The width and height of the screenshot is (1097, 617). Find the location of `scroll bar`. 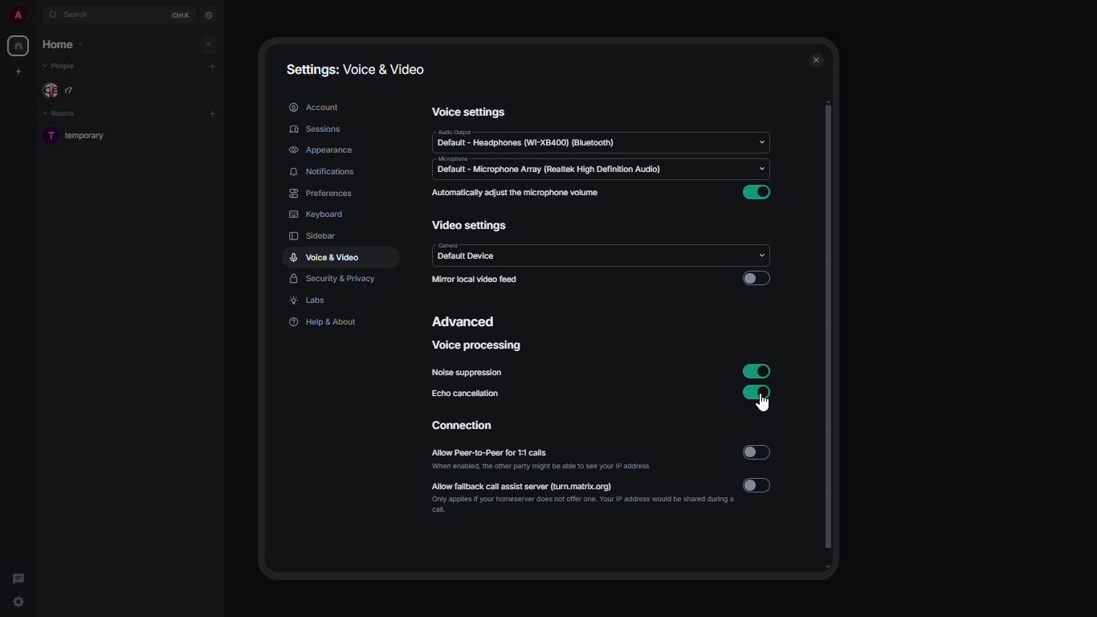

scroll bar is located at coordinates (830, 336).